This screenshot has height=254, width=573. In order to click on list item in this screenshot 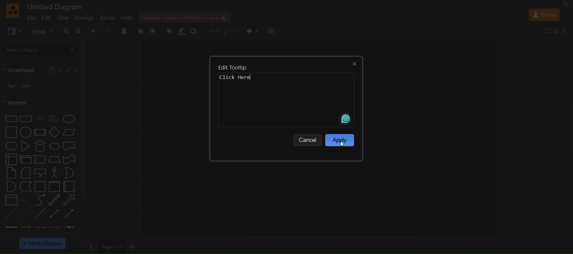, I will do `click(25, 200)`.